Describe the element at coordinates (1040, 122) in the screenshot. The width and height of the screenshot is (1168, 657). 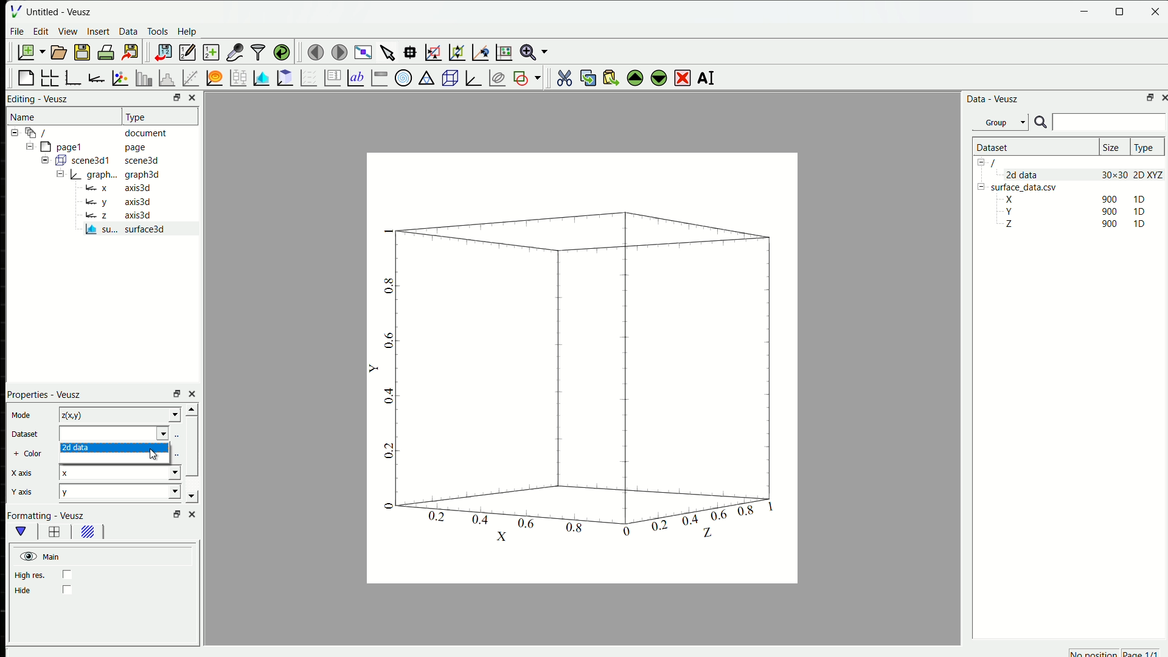
I see `search icon` at that location.